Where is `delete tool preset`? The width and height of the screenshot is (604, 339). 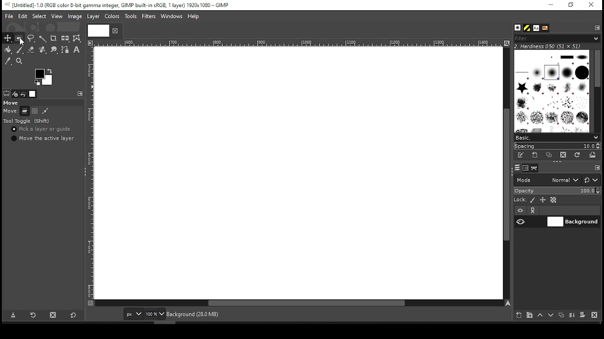 delete tool preset is located at coordinates (56, 315).